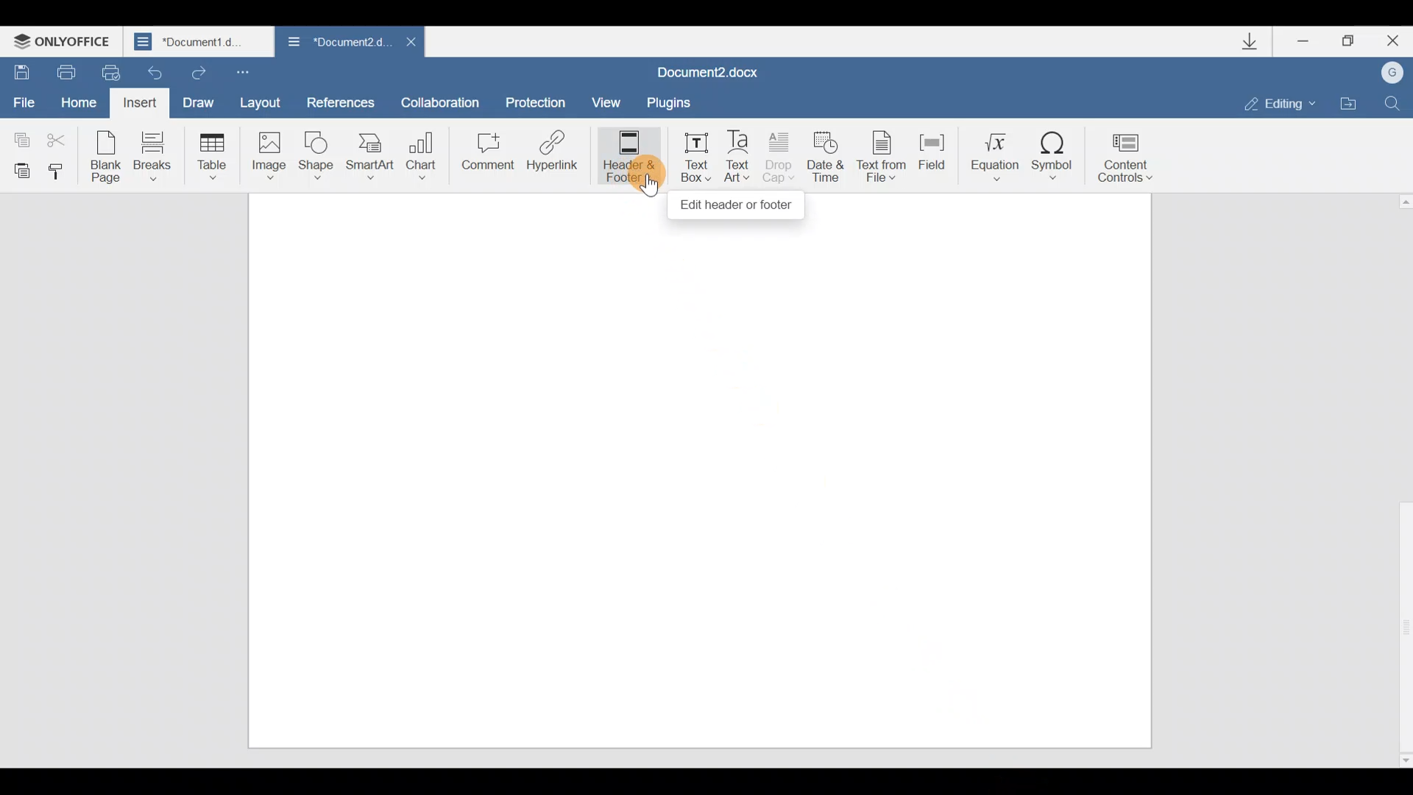 The image size is (1413, 795). I want to click on Hyperlink, so click(553, 155).